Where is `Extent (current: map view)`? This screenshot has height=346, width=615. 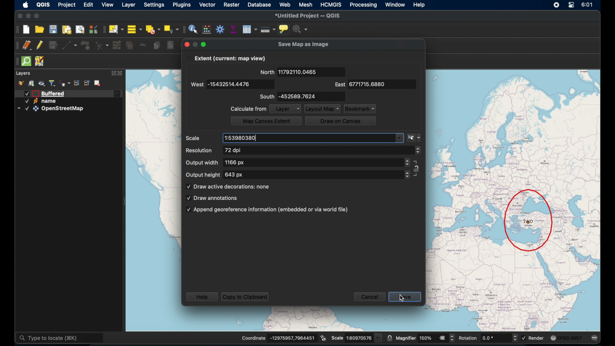 Extent (current: map view) is located at coordinates (227, 59).